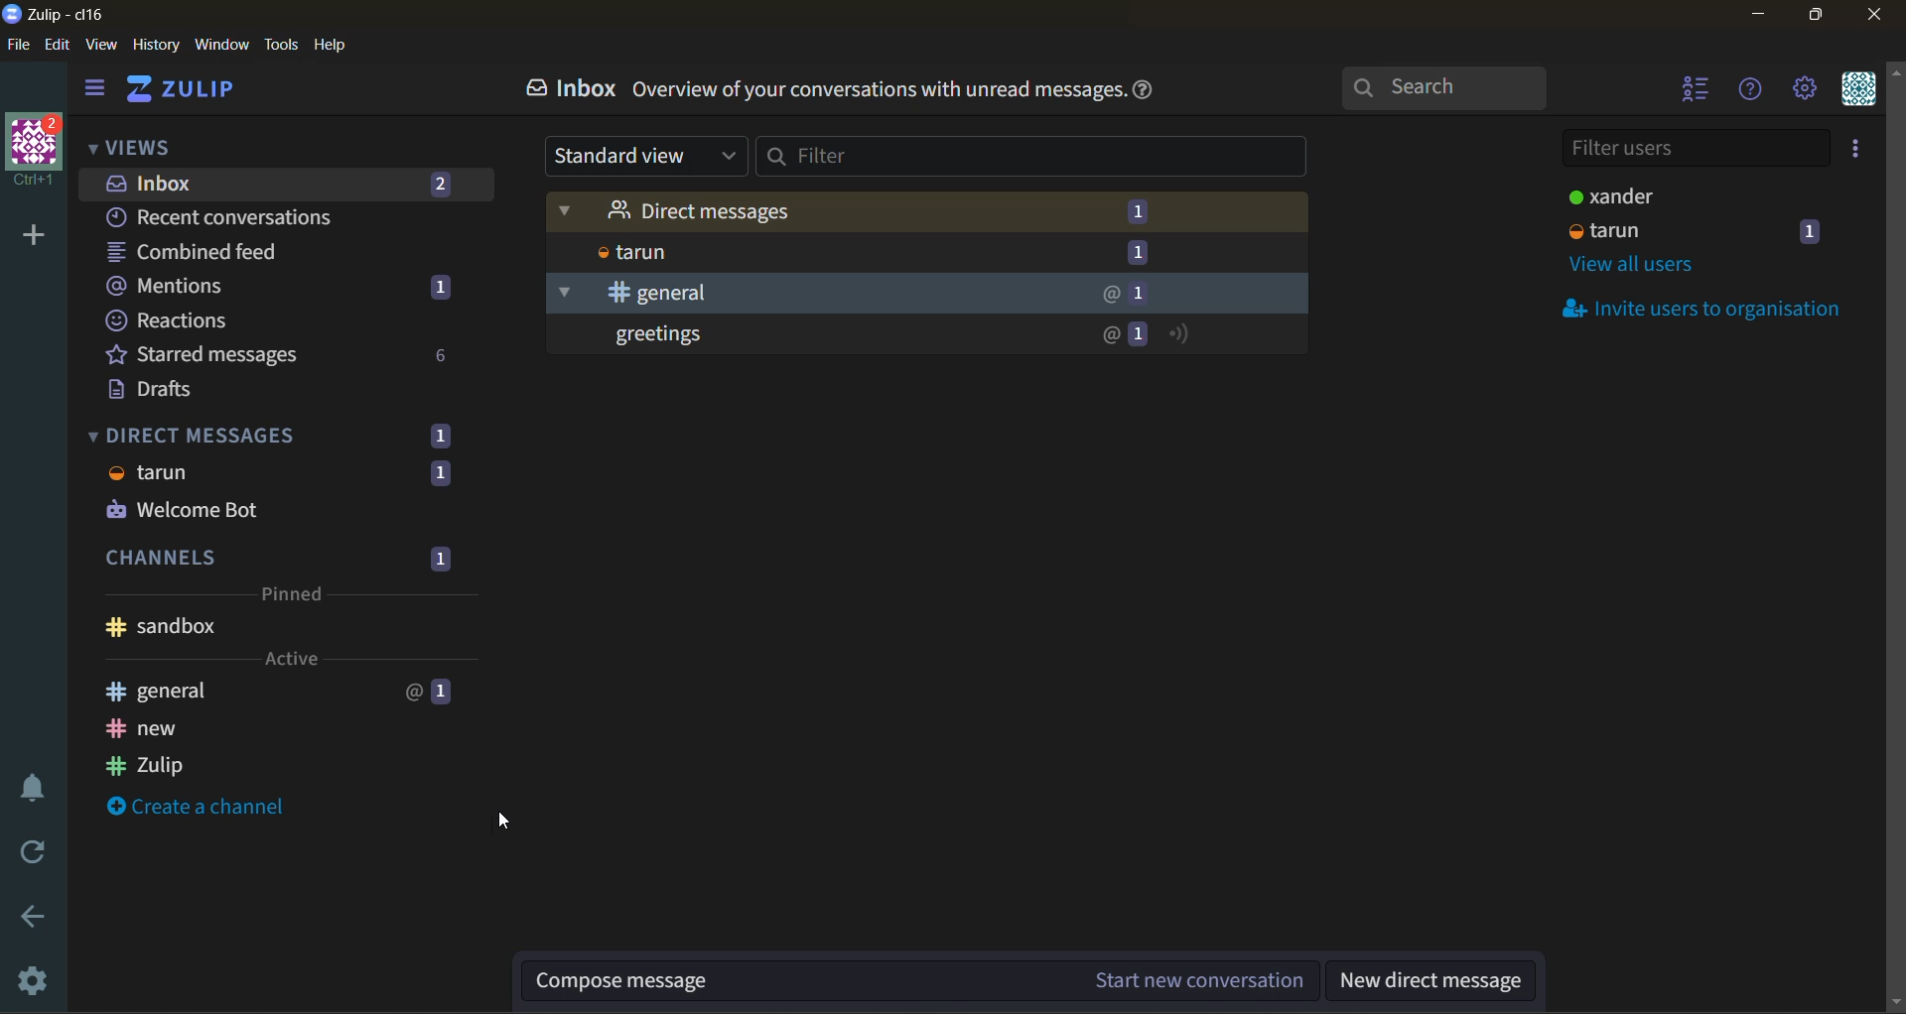 This screenshot has height=1014, width=1906. Describe the element at coordinates (196, 807) in the screenshot. I see `create a channel` at that location.